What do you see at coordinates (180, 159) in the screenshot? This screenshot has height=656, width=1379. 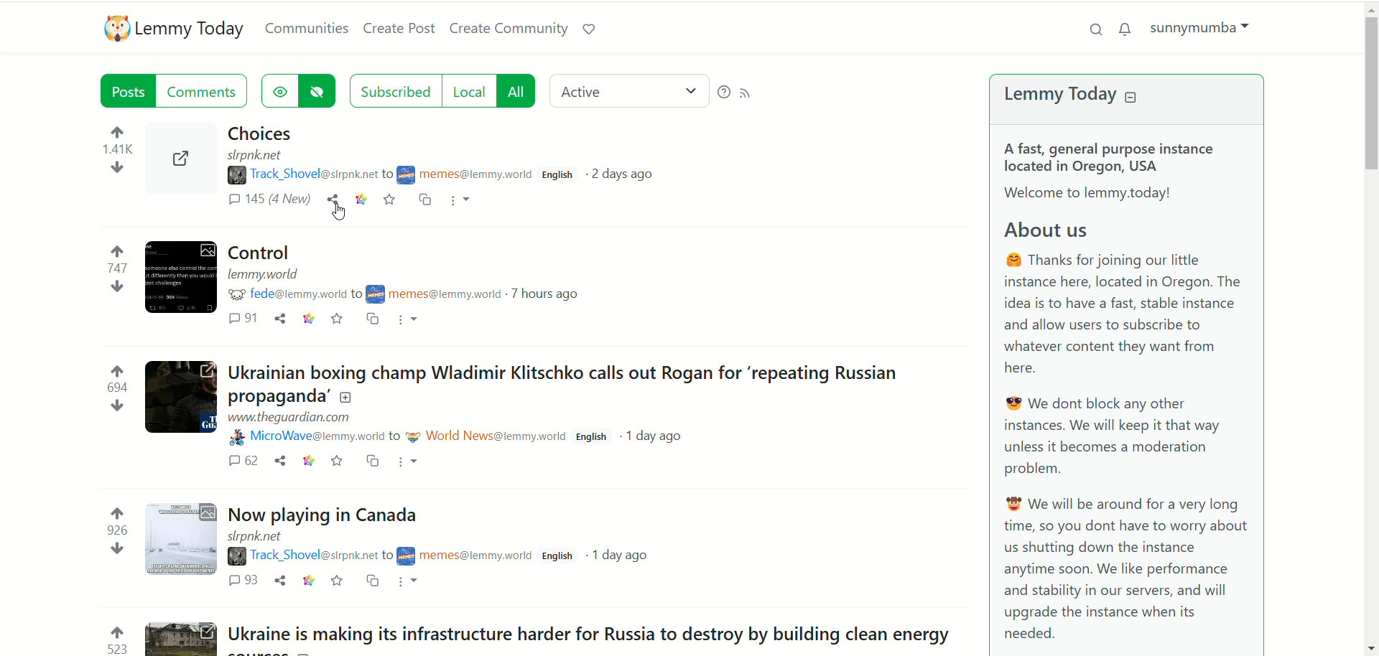 I see `Expand the post with the image` at bounding box center [180, 159].